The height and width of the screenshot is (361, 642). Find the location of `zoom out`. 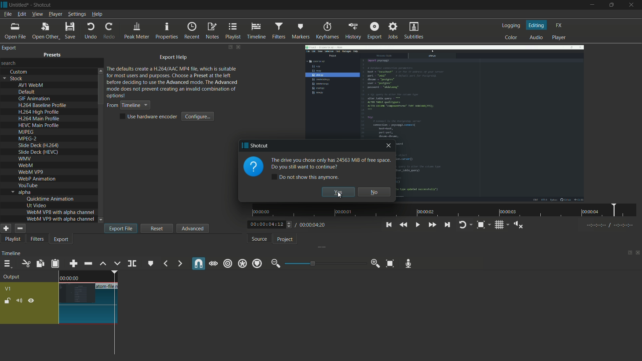

zoom out is located at coordinates (275, 264).